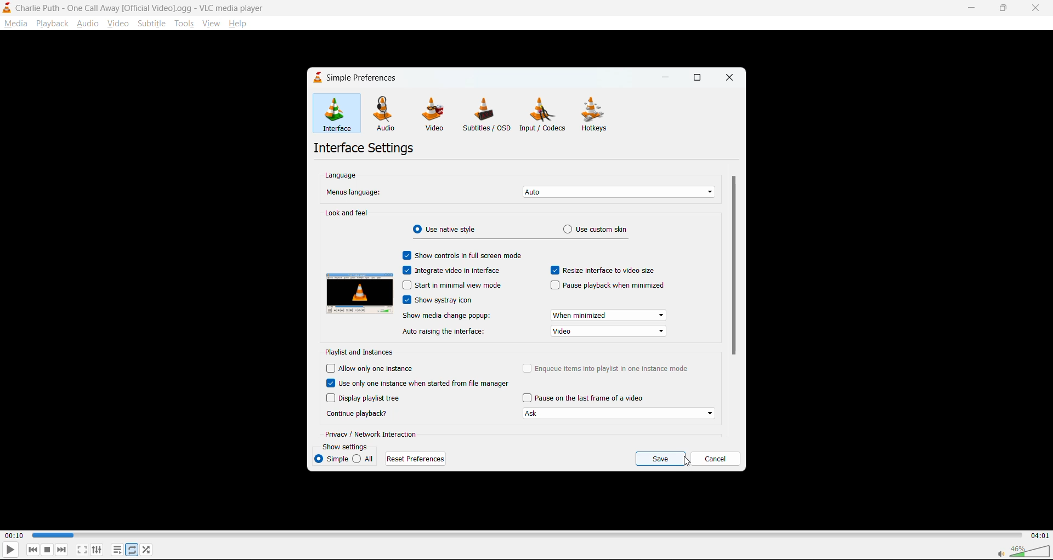  I want to click on show media change popup, so click(446, 317).